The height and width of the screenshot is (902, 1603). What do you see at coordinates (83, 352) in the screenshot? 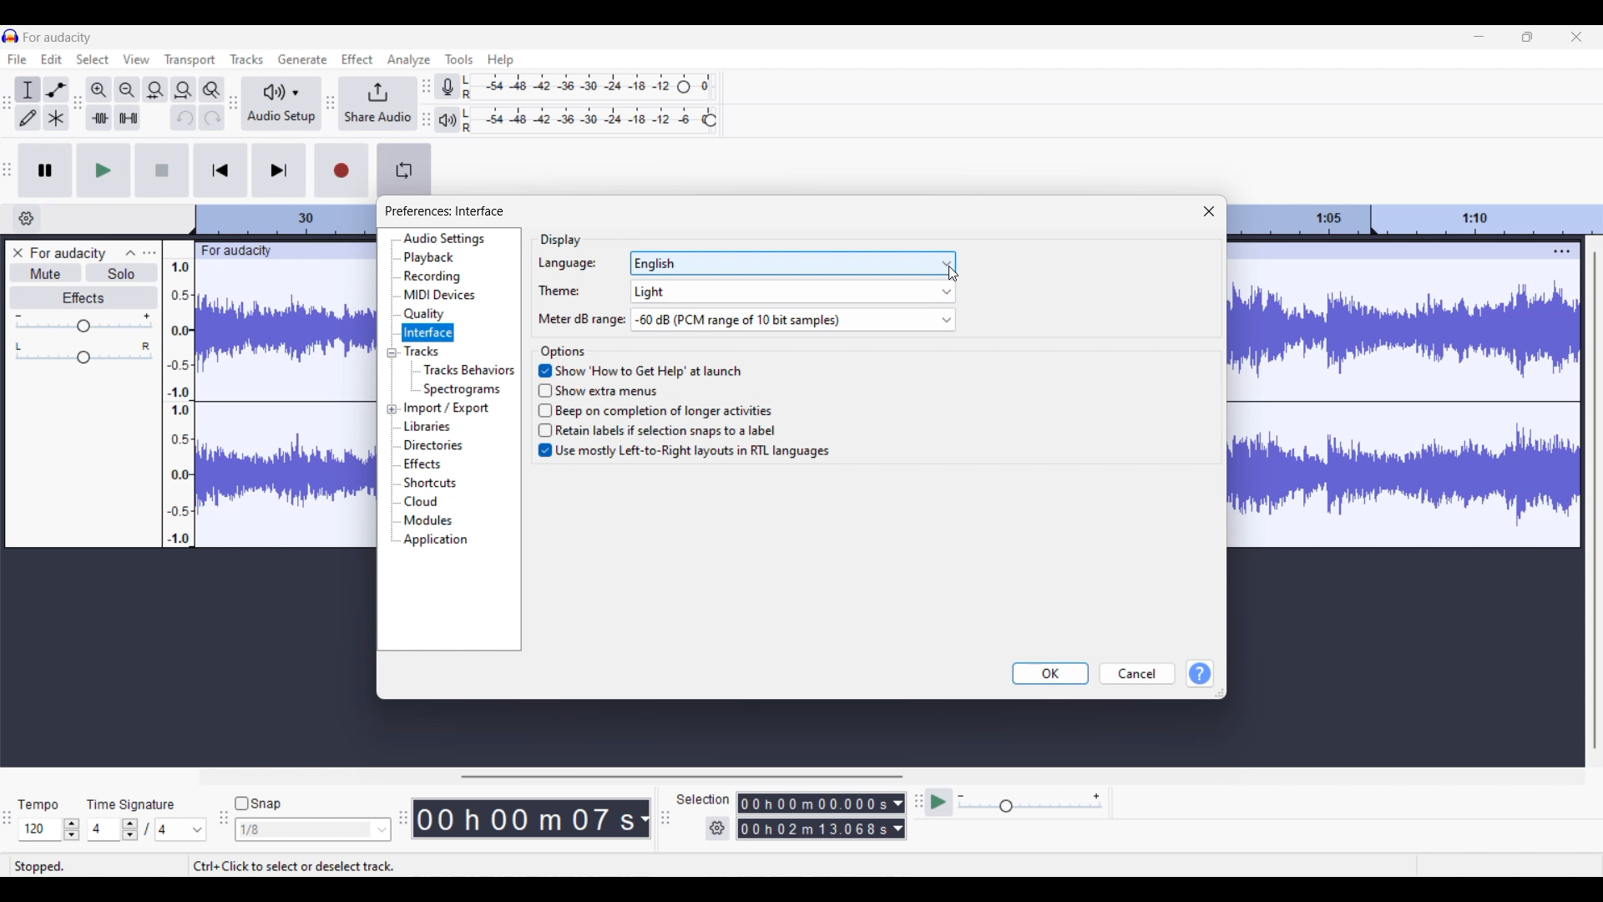
I see `Pan scale` at bounding box center [83, 352].